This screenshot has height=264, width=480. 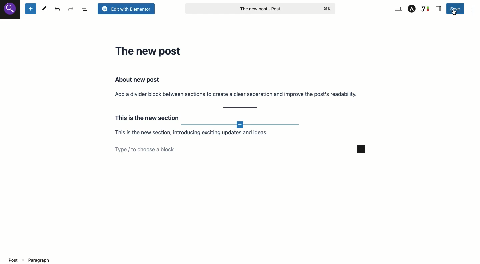 I want to click on Section 1, so click(x=236, y=86).